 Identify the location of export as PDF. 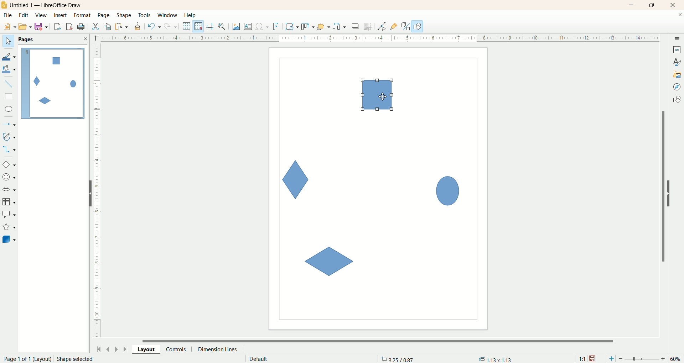
(82, 27).